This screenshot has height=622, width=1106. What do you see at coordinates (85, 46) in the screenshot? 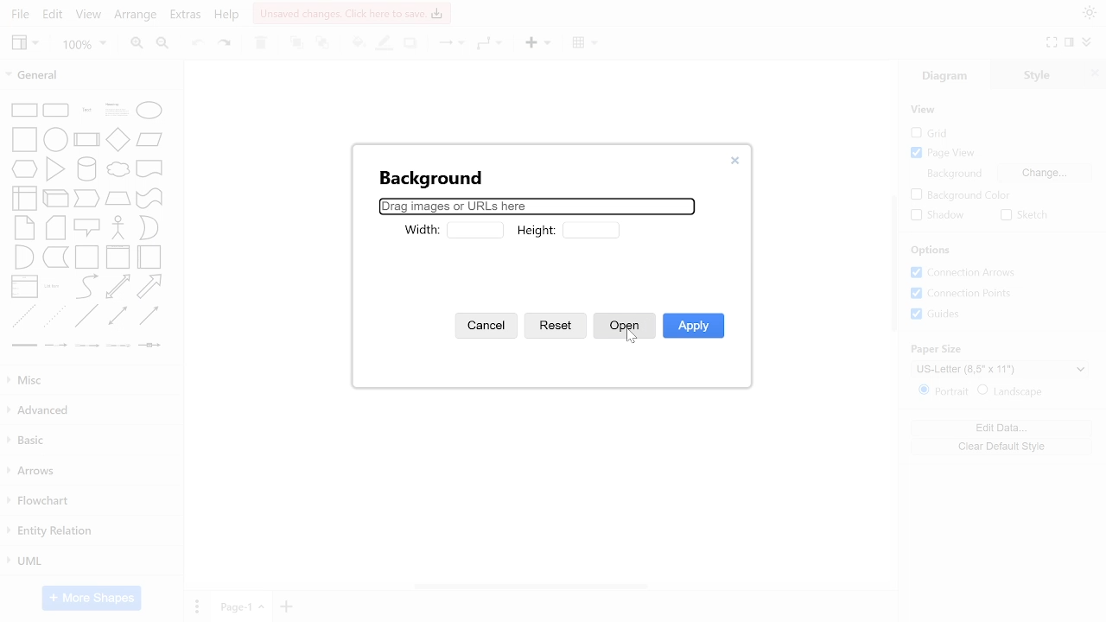
I see `zoom` at bounding box center [85, 46].